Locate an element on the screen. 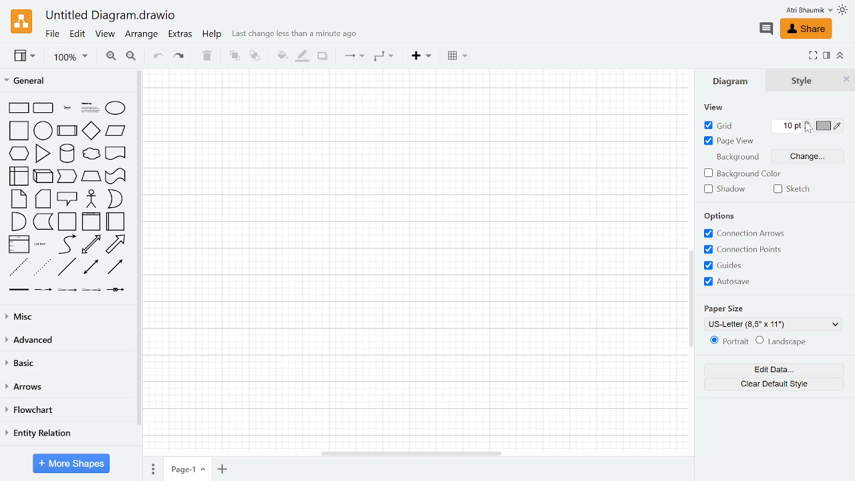 This screenshot has width=855, height=481. Fill color is located at coordinates (281, 56).